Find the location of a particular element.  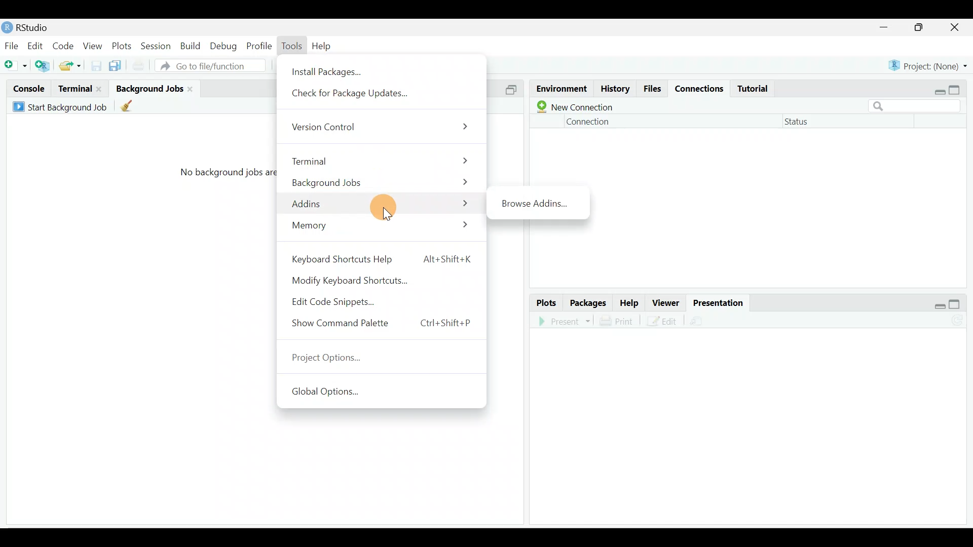

Help is located at coordinates (629, 302).